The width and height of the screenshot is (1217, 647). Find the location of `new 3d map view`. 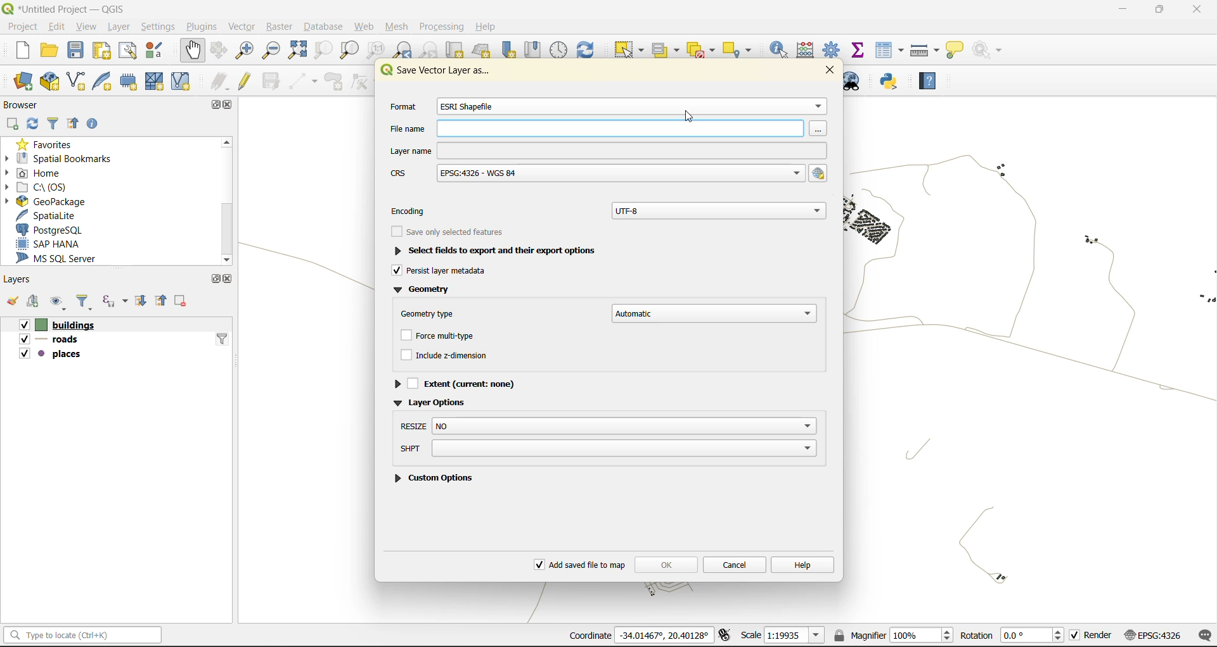

new 3d map view is located at coordinates (483, 52).